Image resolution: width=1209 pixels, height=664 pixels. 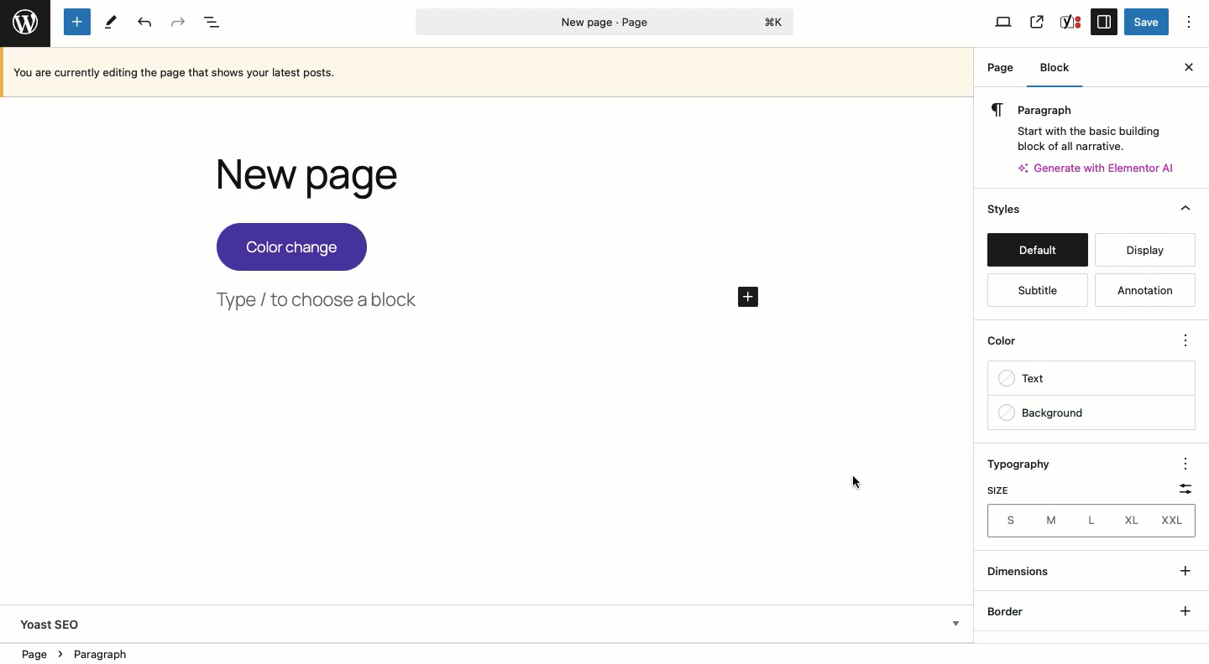 What do you see at coordinates (144, 23) in the screenshot?
I see `Undo` at bounding box center [144, 23].